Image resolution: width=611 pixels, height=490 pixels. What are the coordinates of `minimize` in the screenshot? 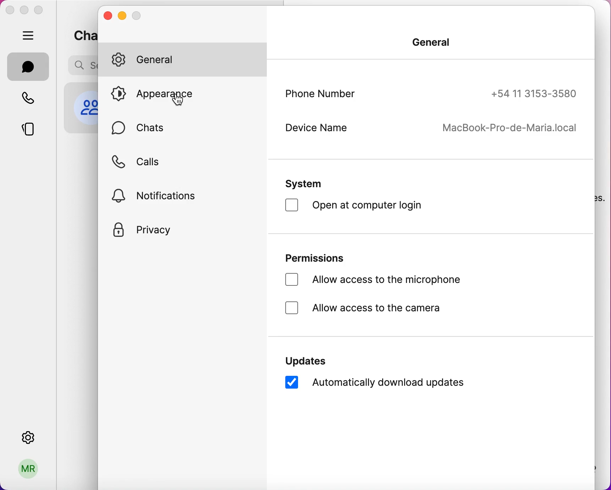 It's located at (24, 10).